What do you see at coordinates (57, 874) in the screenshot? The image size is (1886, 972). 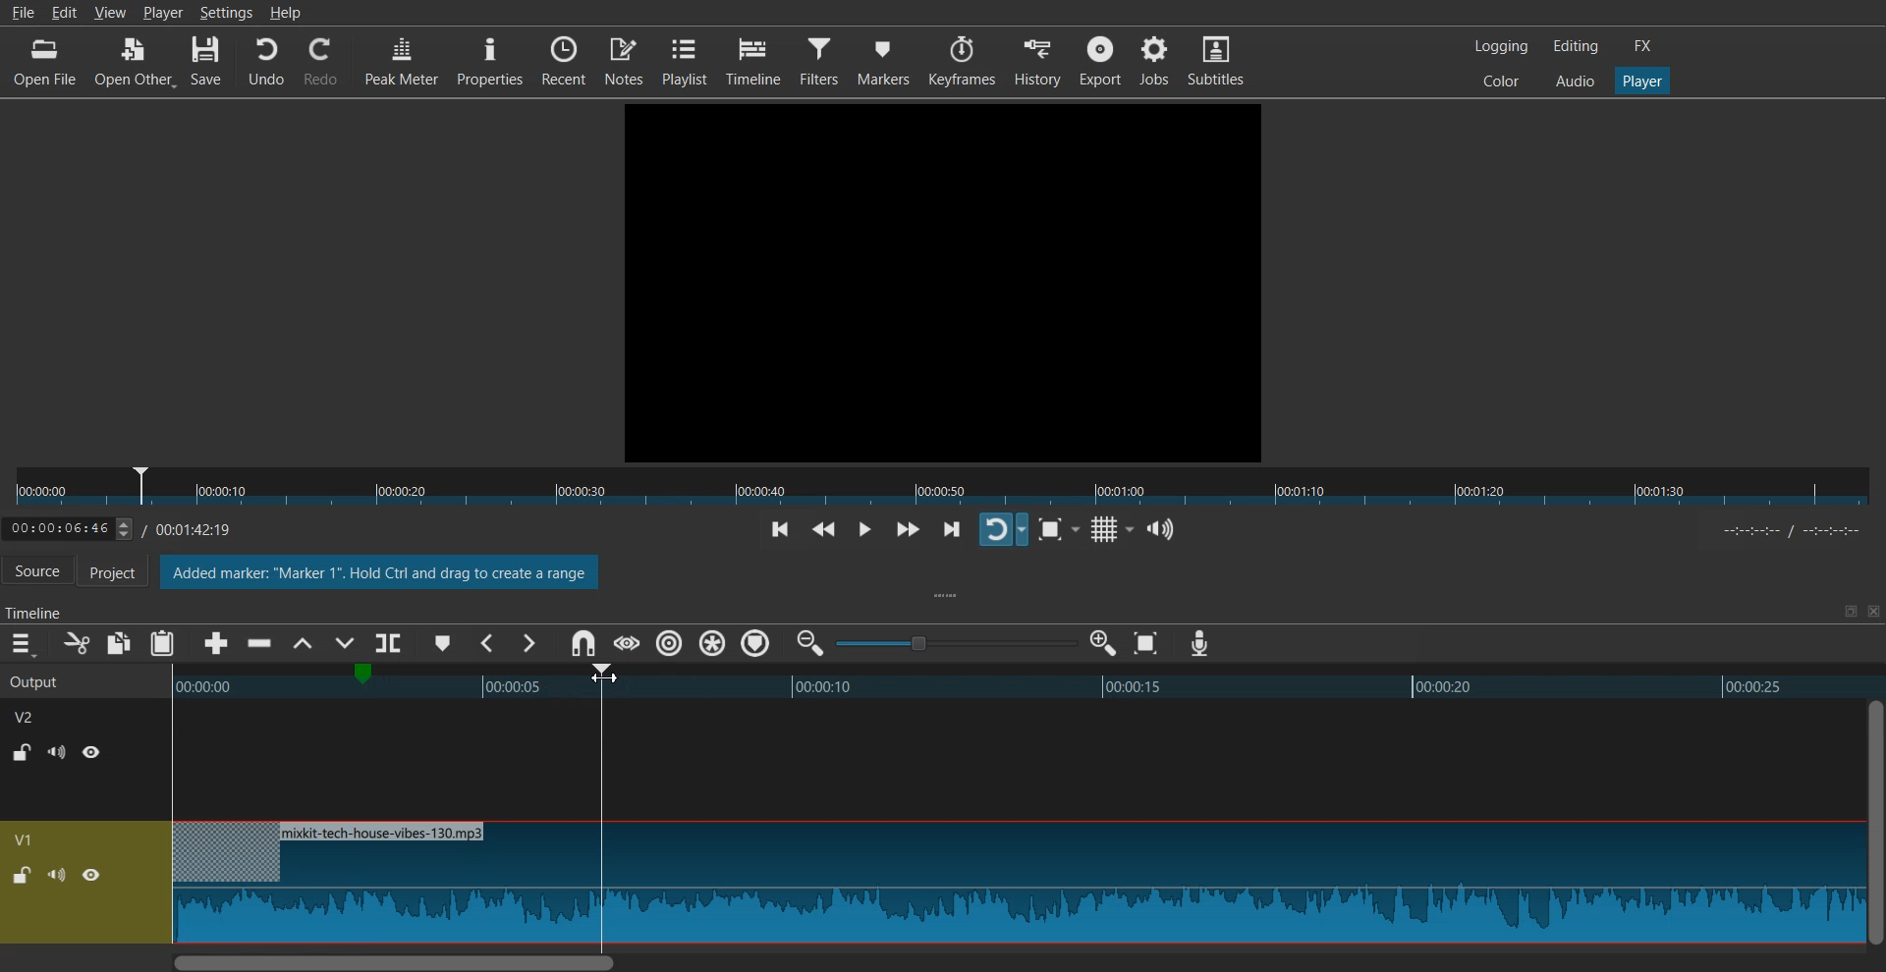 I see `Mute` at bounding box center [57, 874].